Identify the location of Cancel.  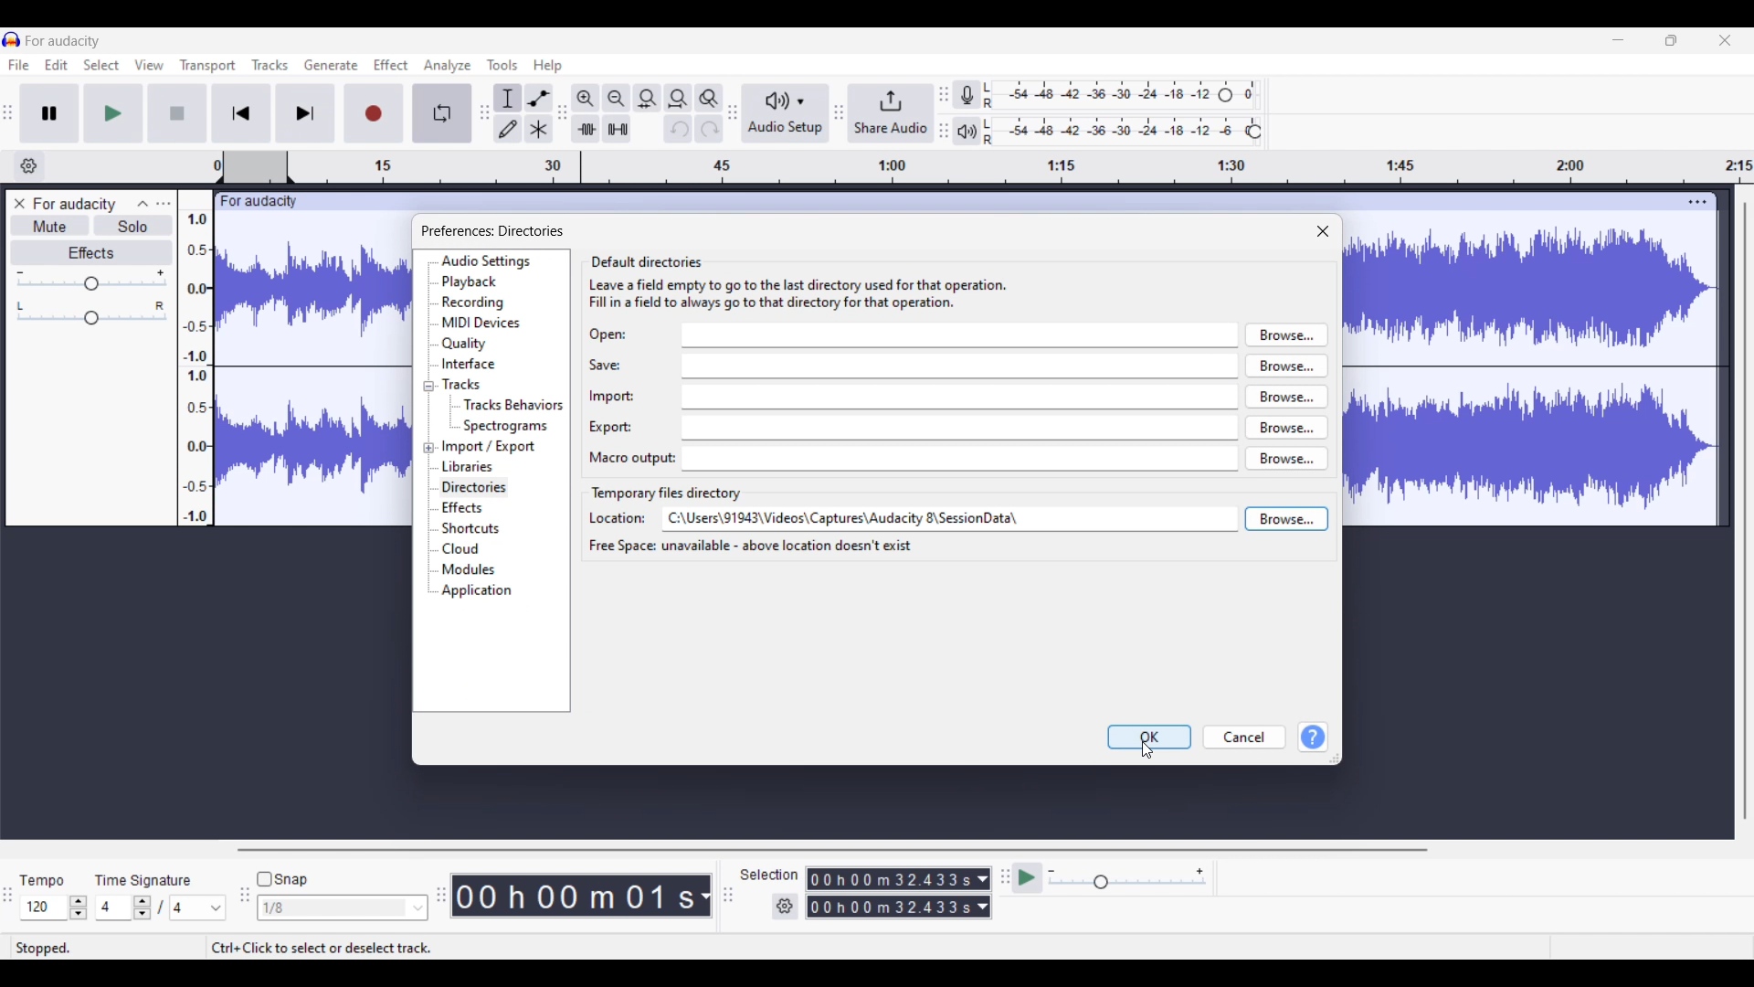
(1245, 738).